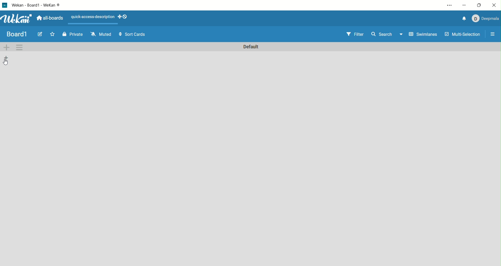  What do you see at coordinates (20, 48) in the screenshot?
I see `swimlane actions` at bounding box center [20, 48].